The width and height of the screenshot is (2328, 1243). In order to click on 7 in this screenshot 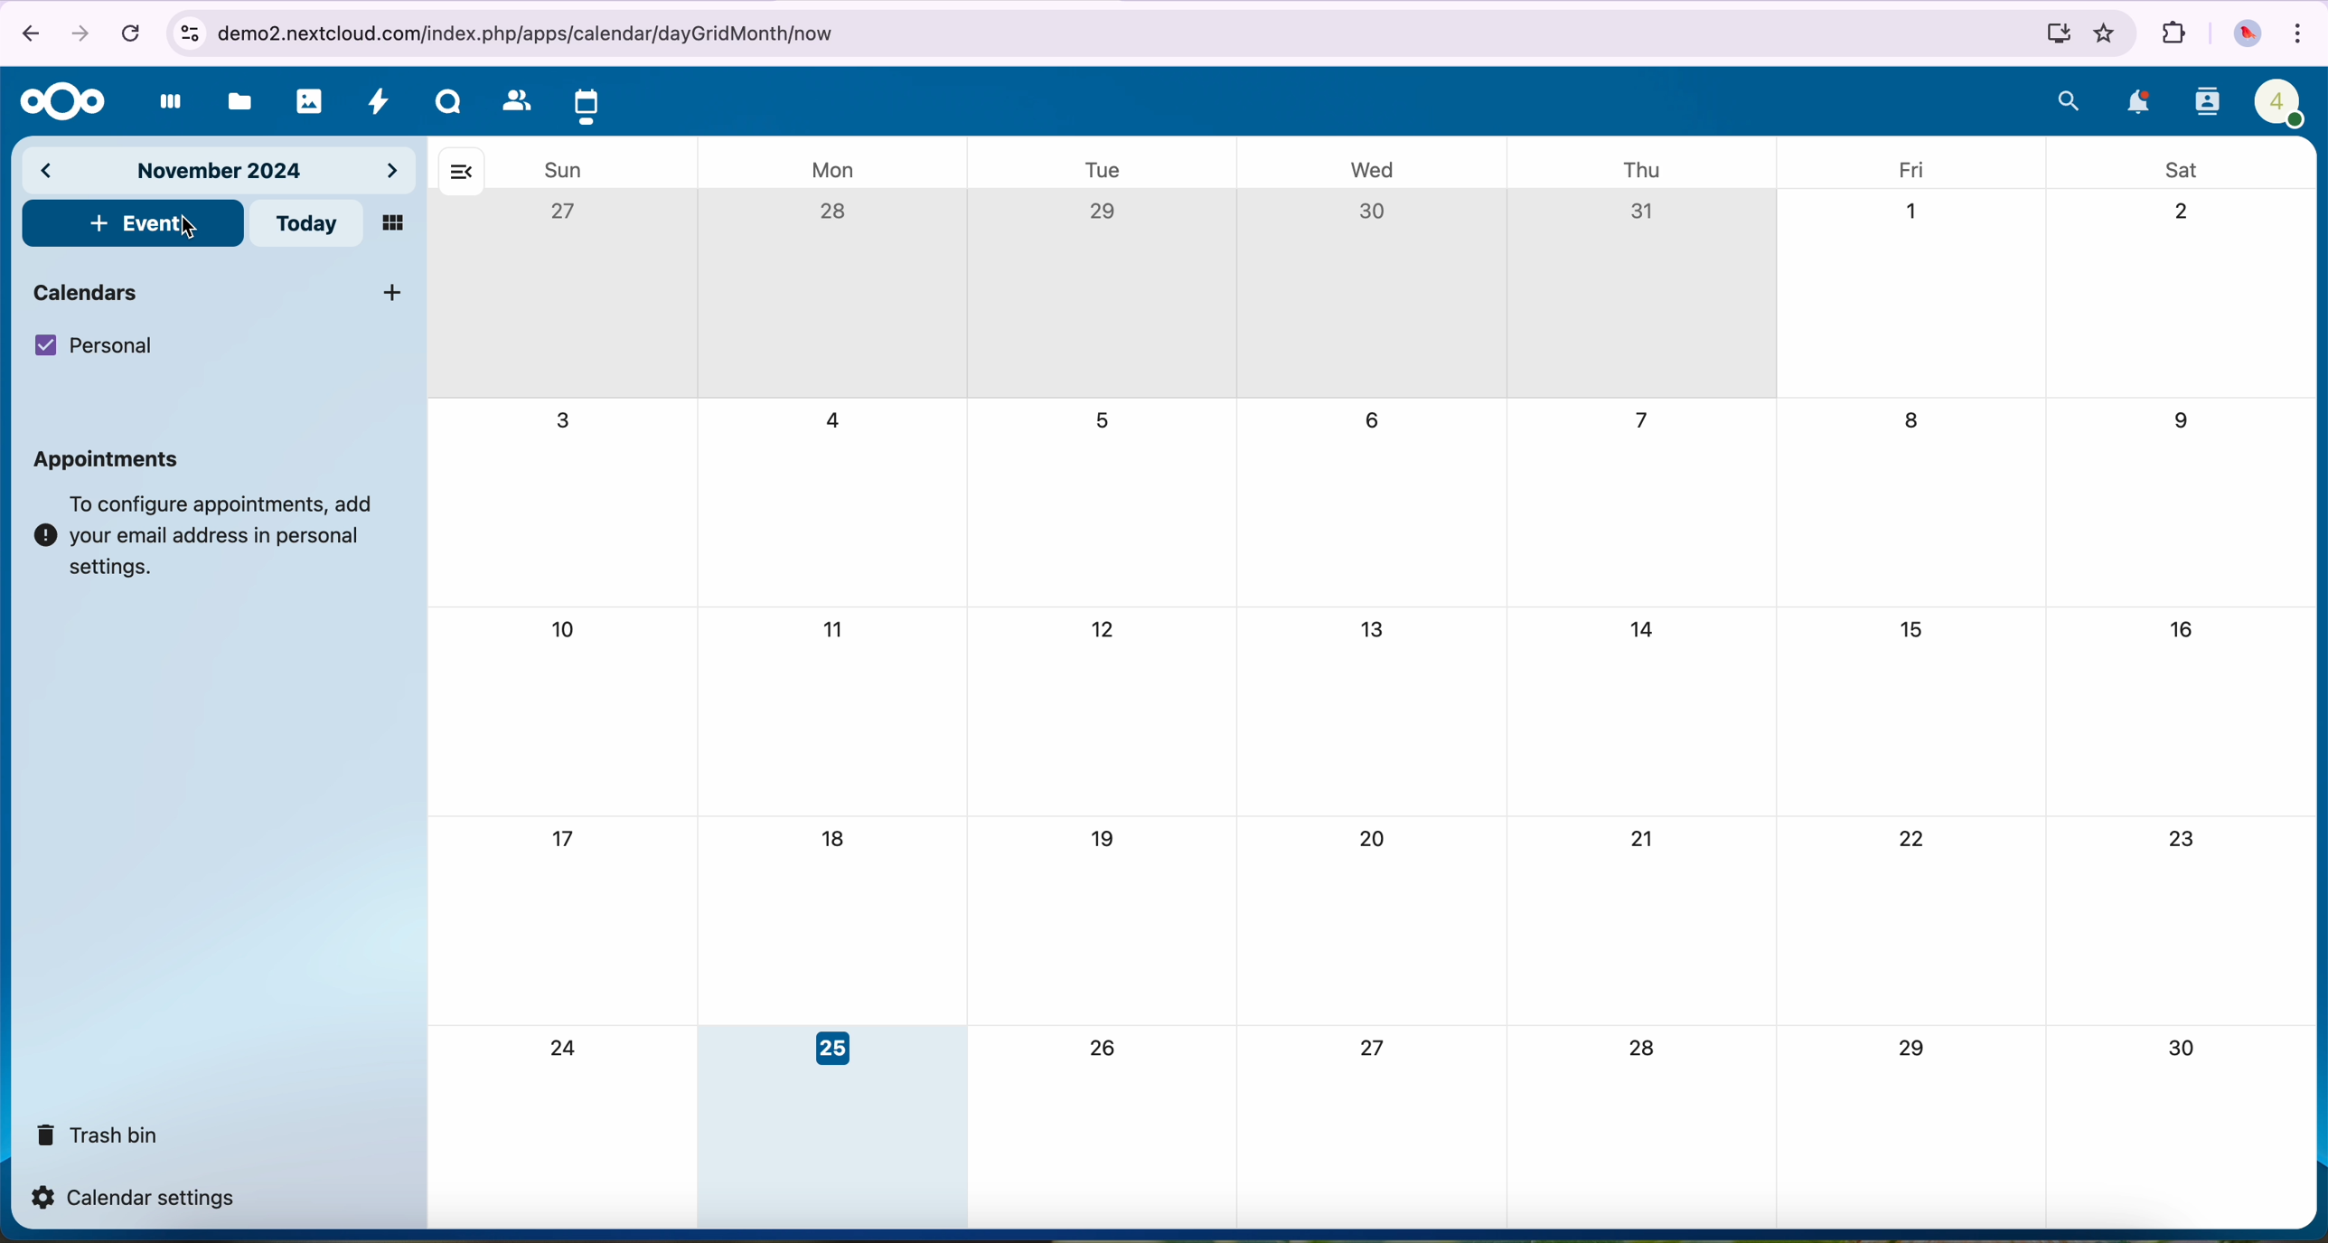, I will do `click(1639, 422)`.